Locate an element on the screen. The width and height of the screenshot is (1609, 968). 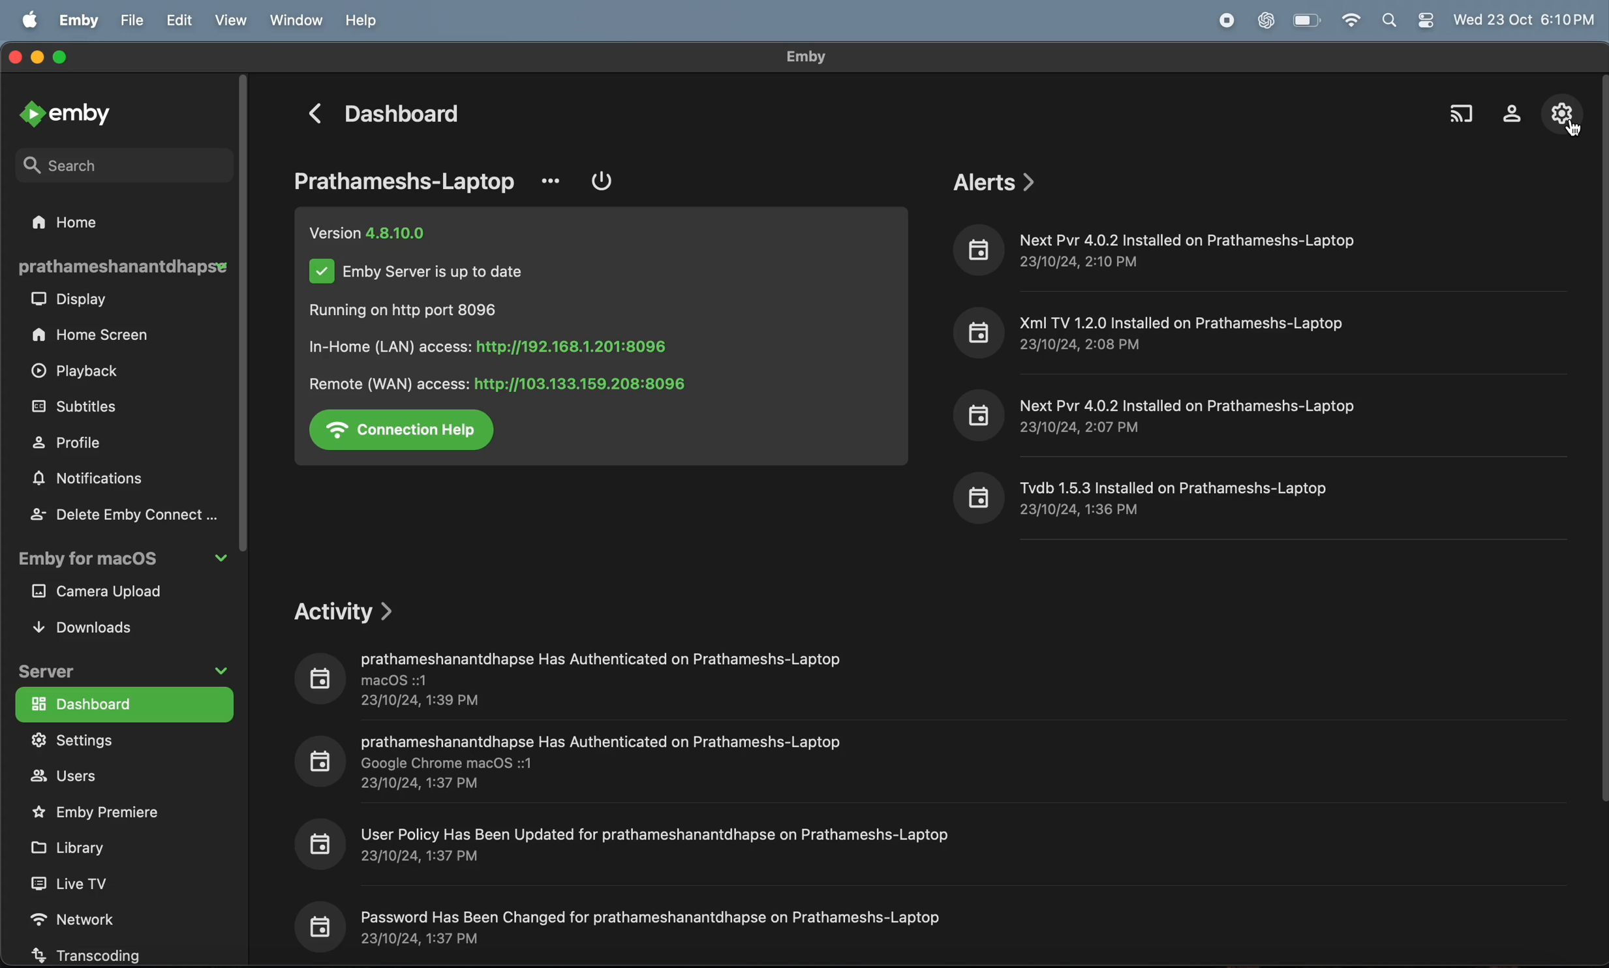
emby is located at coordinates (77, 19).